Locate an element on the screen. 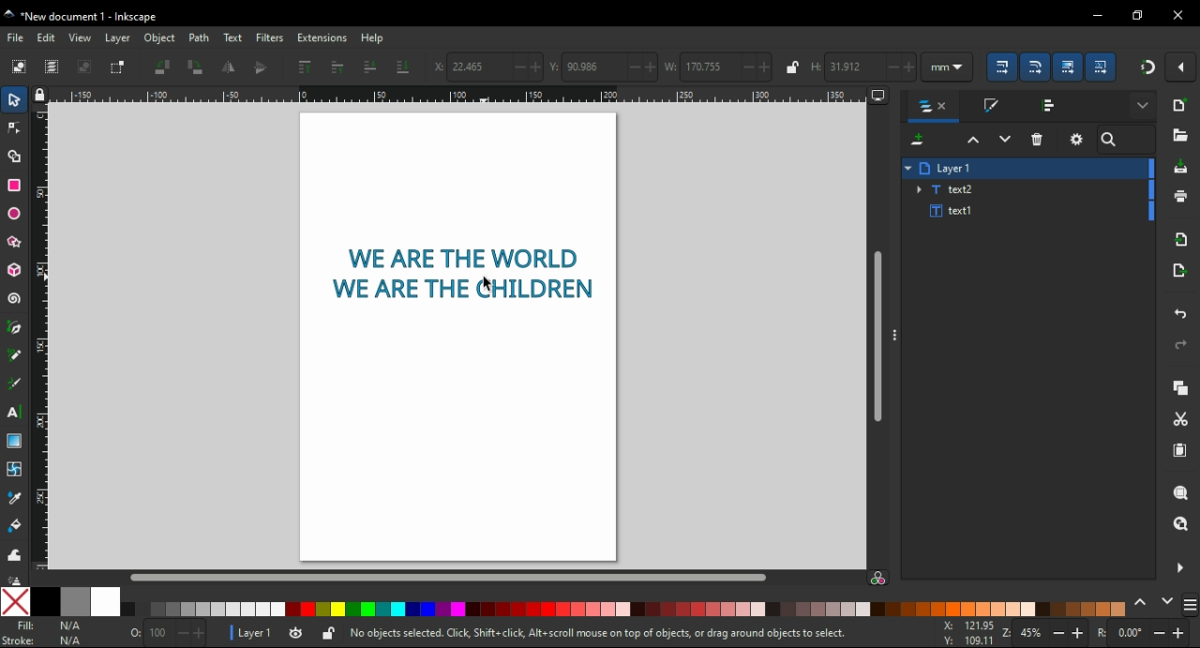 This screenshot has height=648, width=1200. object rotate 90 CCW is located at coordinates (166, 68).